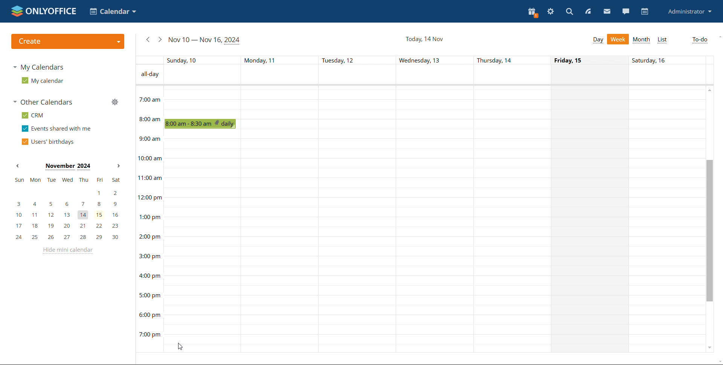  Describe the element at coordinates (551, 12) in the screenshot. I see `settings` at that location.